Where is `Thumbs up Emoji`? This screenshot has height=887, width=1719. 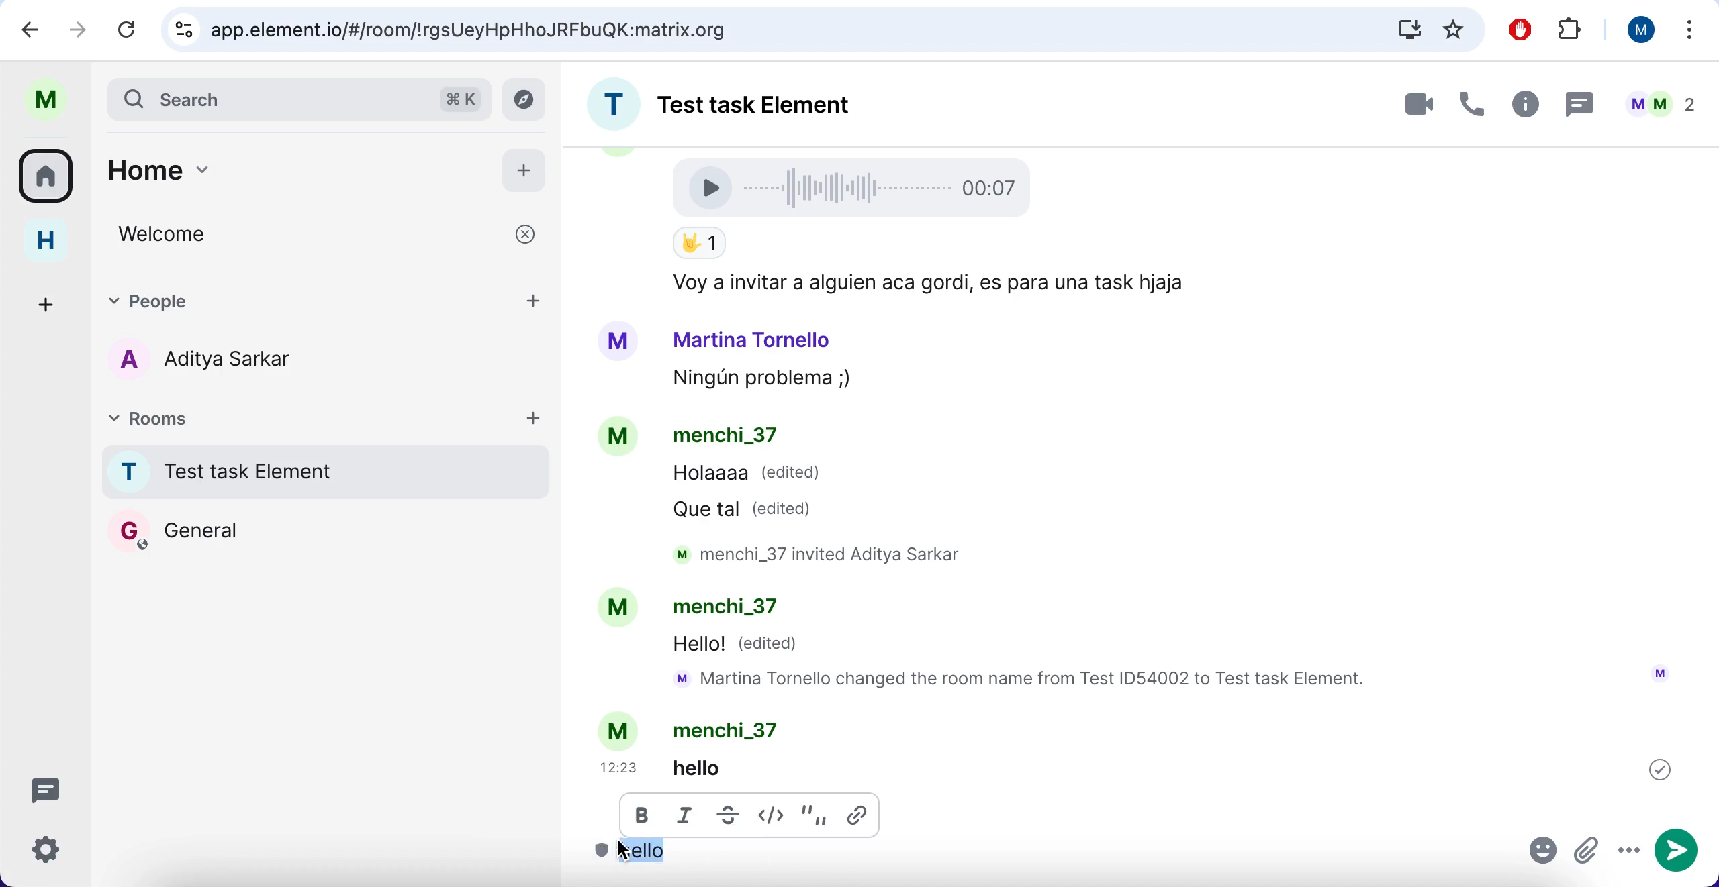 Thumbs up Emoji is located at coordinates (698, 244).